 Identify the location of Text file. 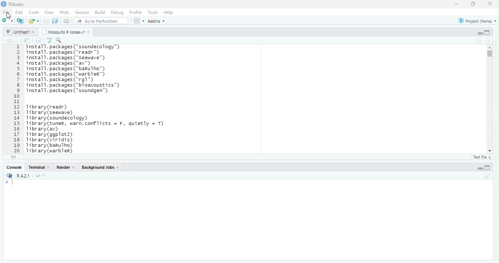
(483, 157).